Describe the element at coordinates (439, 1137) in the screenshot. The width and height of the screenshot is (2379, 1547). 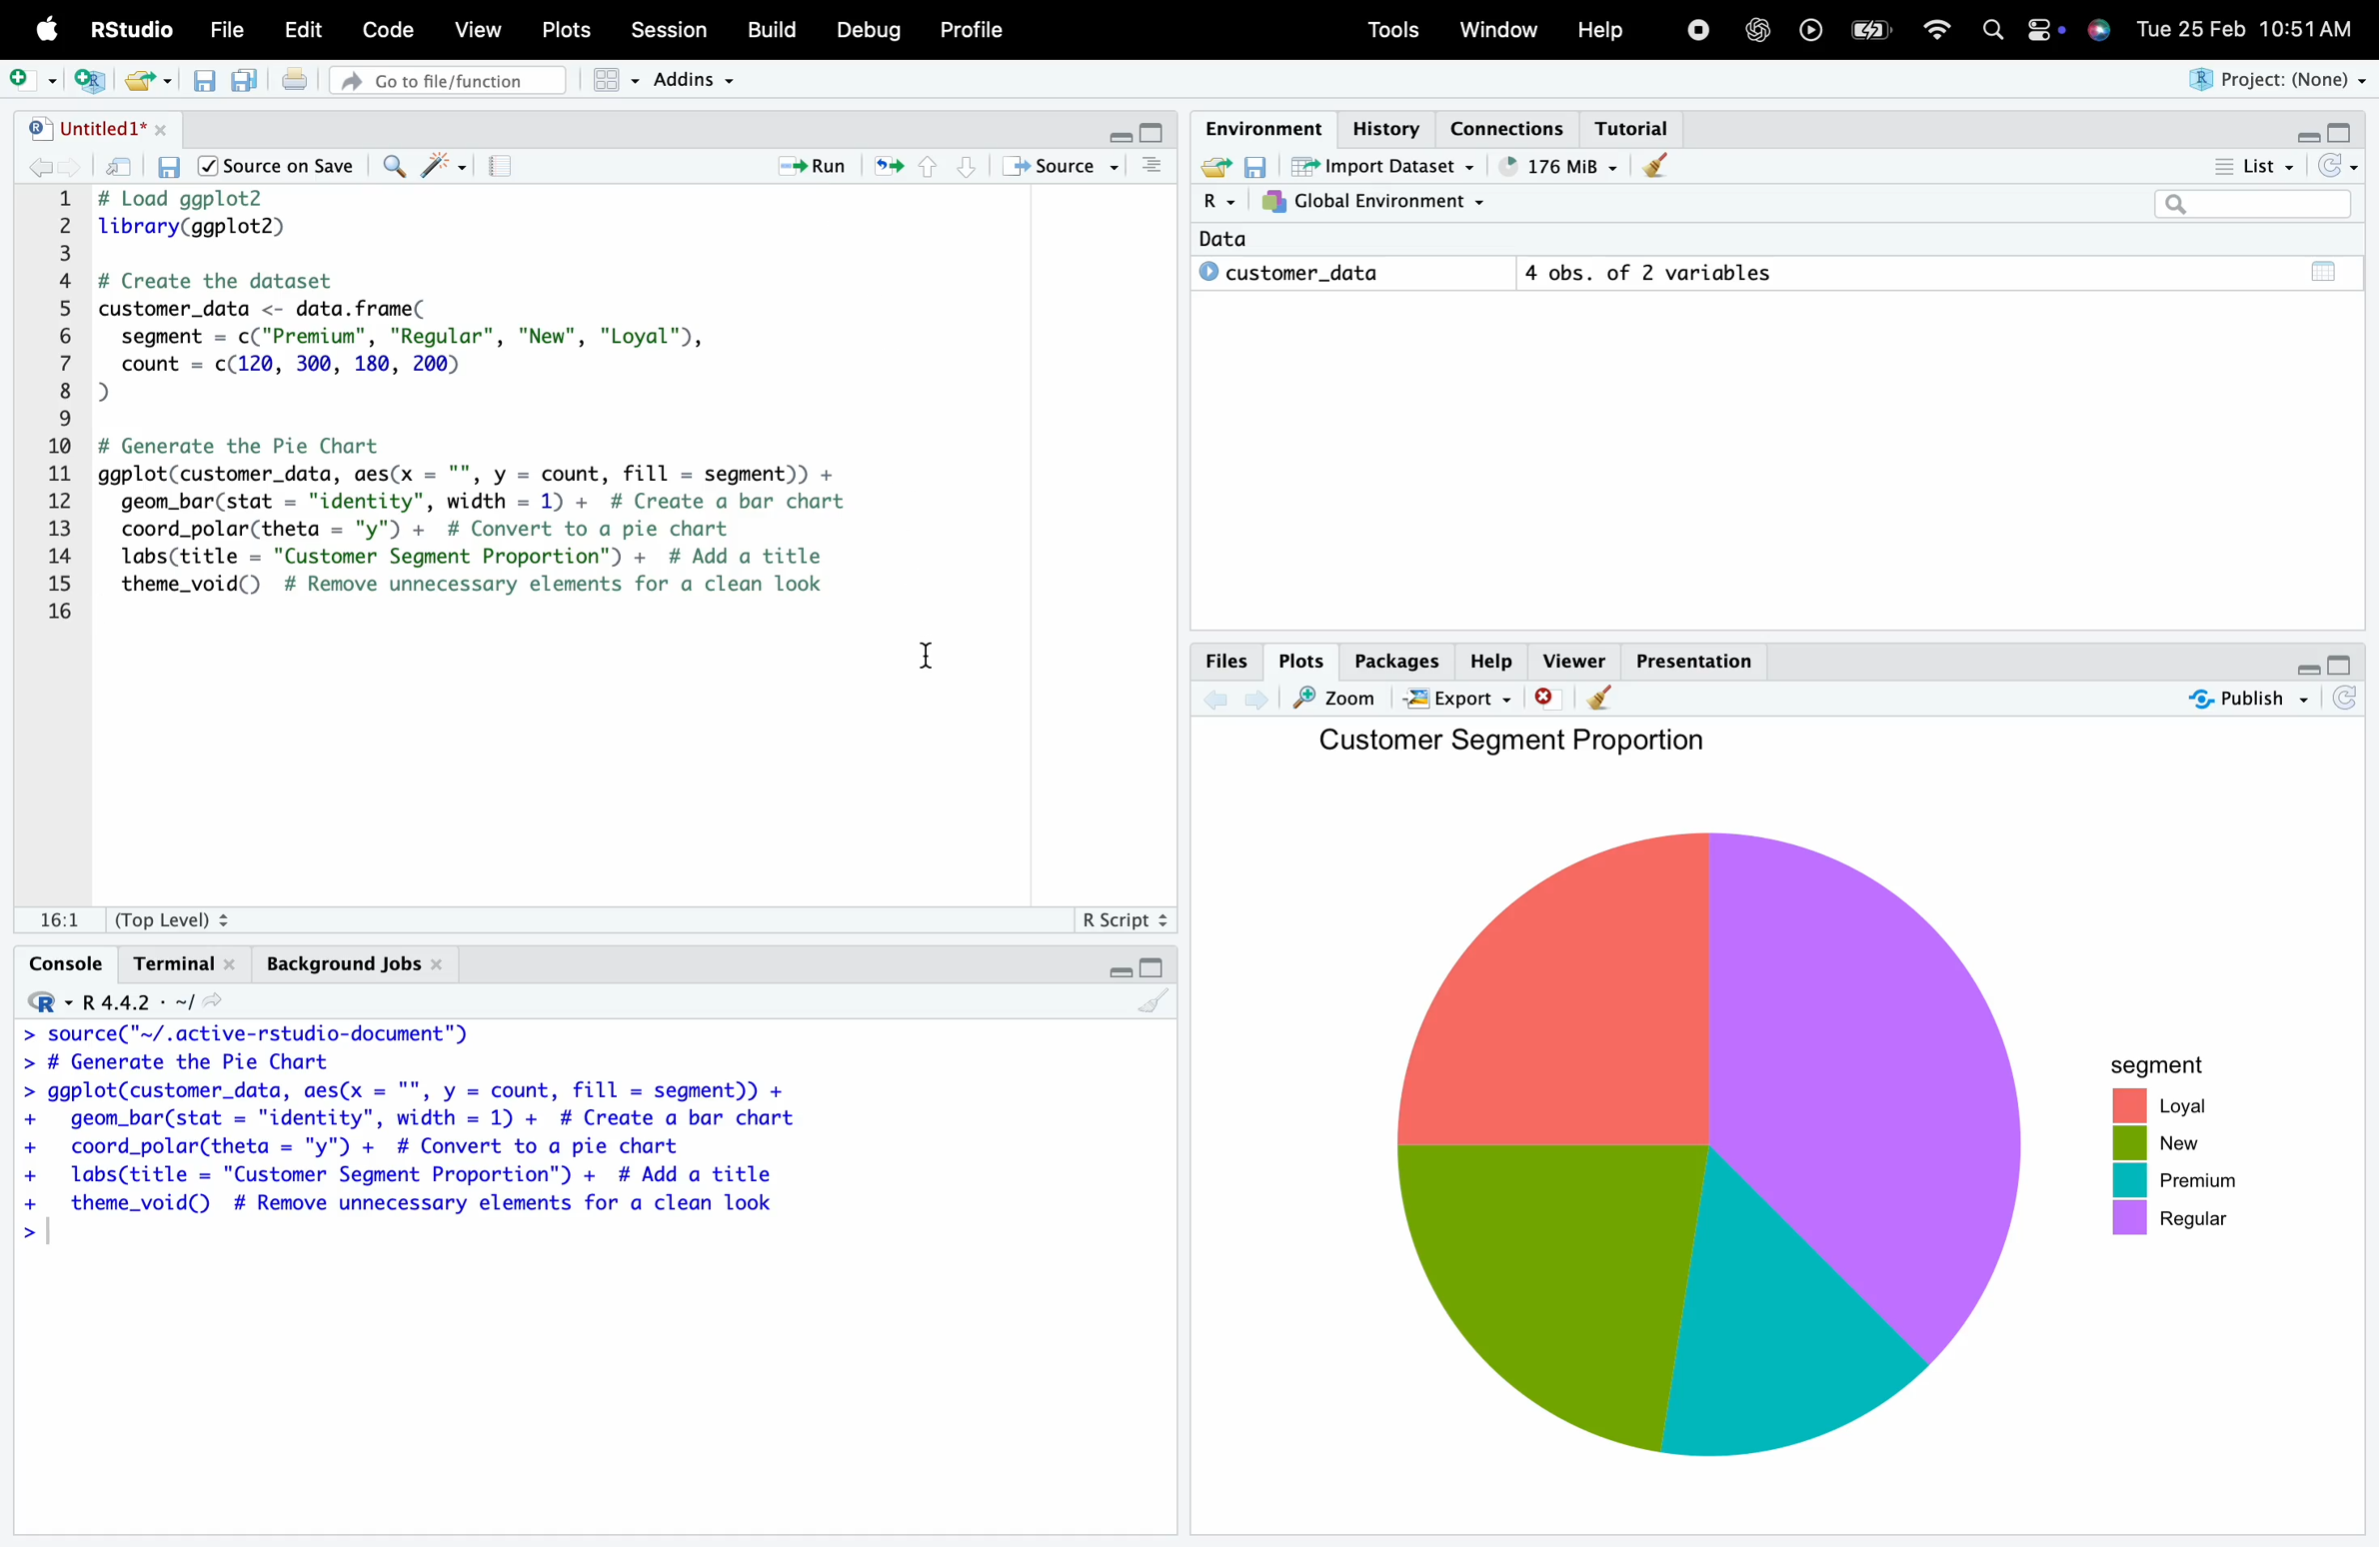
I see `source("~/.active-rstudio-document™)

¢ Generate the Pie Chart

jgplot(customer_data, aes(x = "", y = count, fill = segment)) +
geom_bar(stat = "identity", width = 1) + # Create a bar chart
coord_polar(theta = "y") + # Convert to a pie chart
labs(title = "Customer Segment Proportion") + # Add a title
theme_void() # Remove unnecessary elements for a clean look` at that location.